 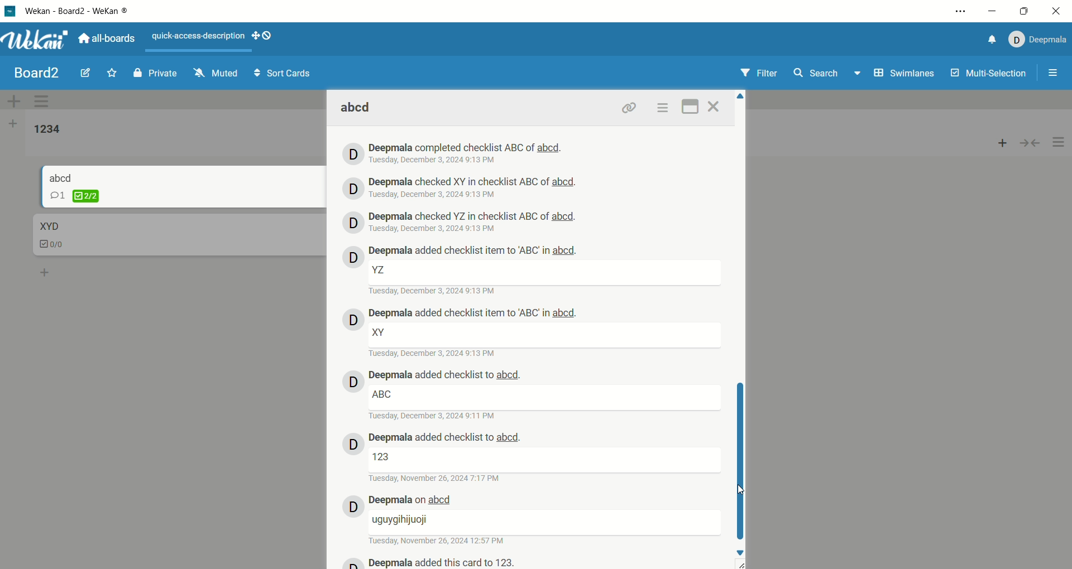 I want to click on deepmala history, so click(x=414, y=500).